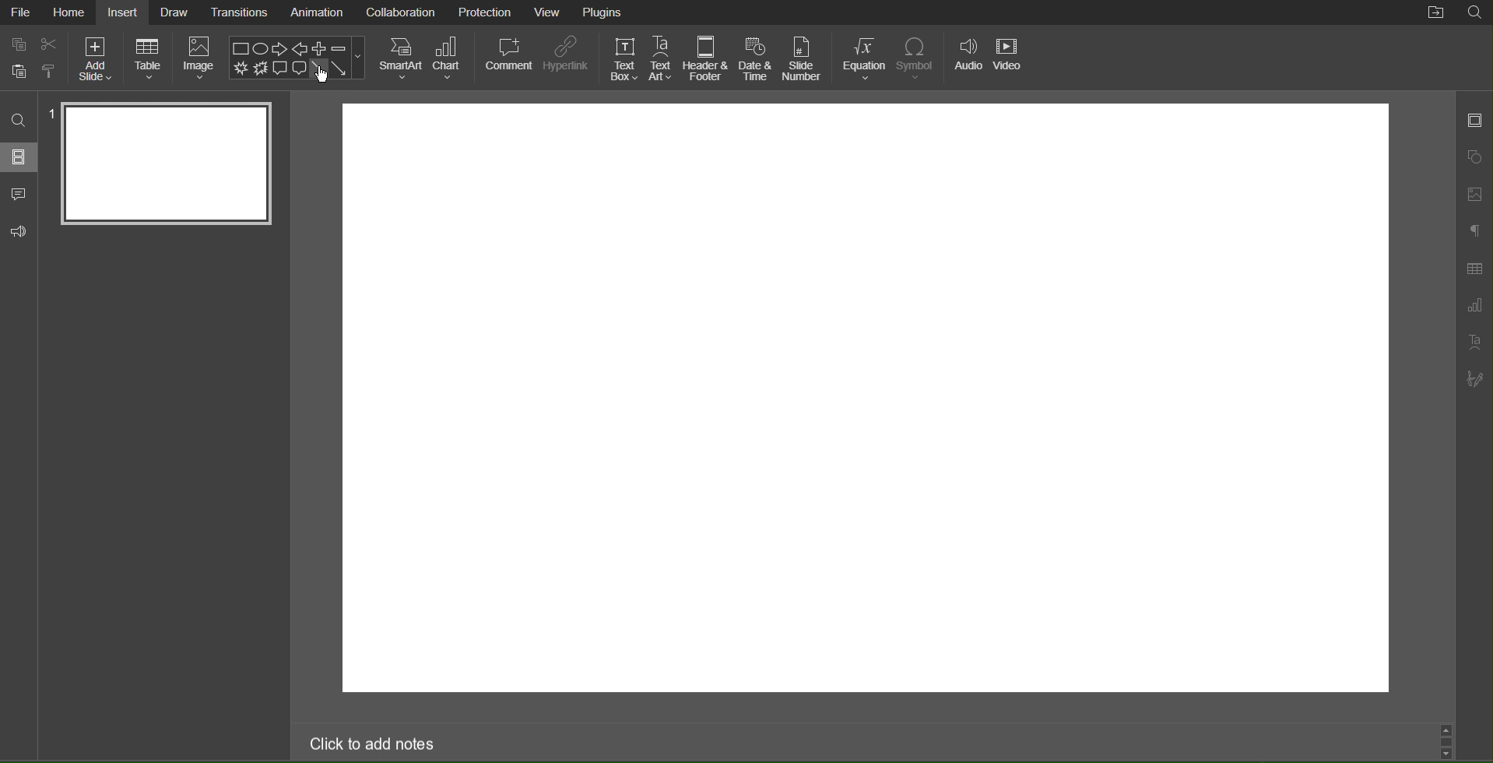 Image resolution: width=1493 pixels, height=763 pixels. What do you see at coordinates (175, 12) in the screenshot?
I see `Draw` at bounding box center [175, 12].